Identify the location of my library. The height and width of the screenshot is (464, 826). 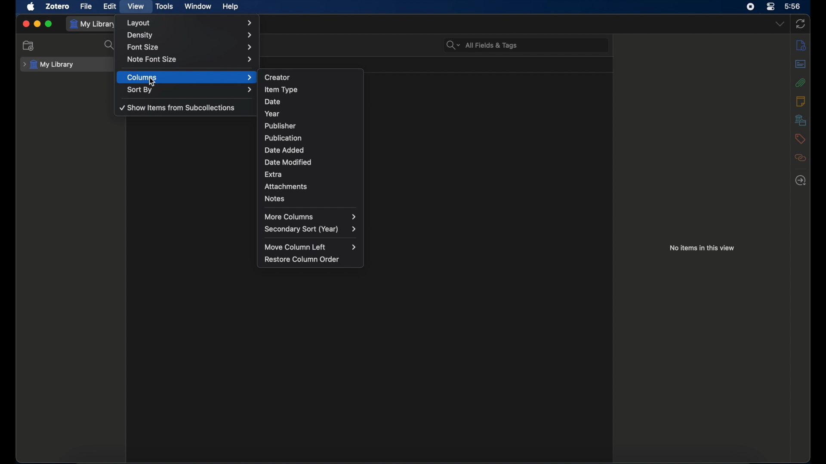
(49, 65).